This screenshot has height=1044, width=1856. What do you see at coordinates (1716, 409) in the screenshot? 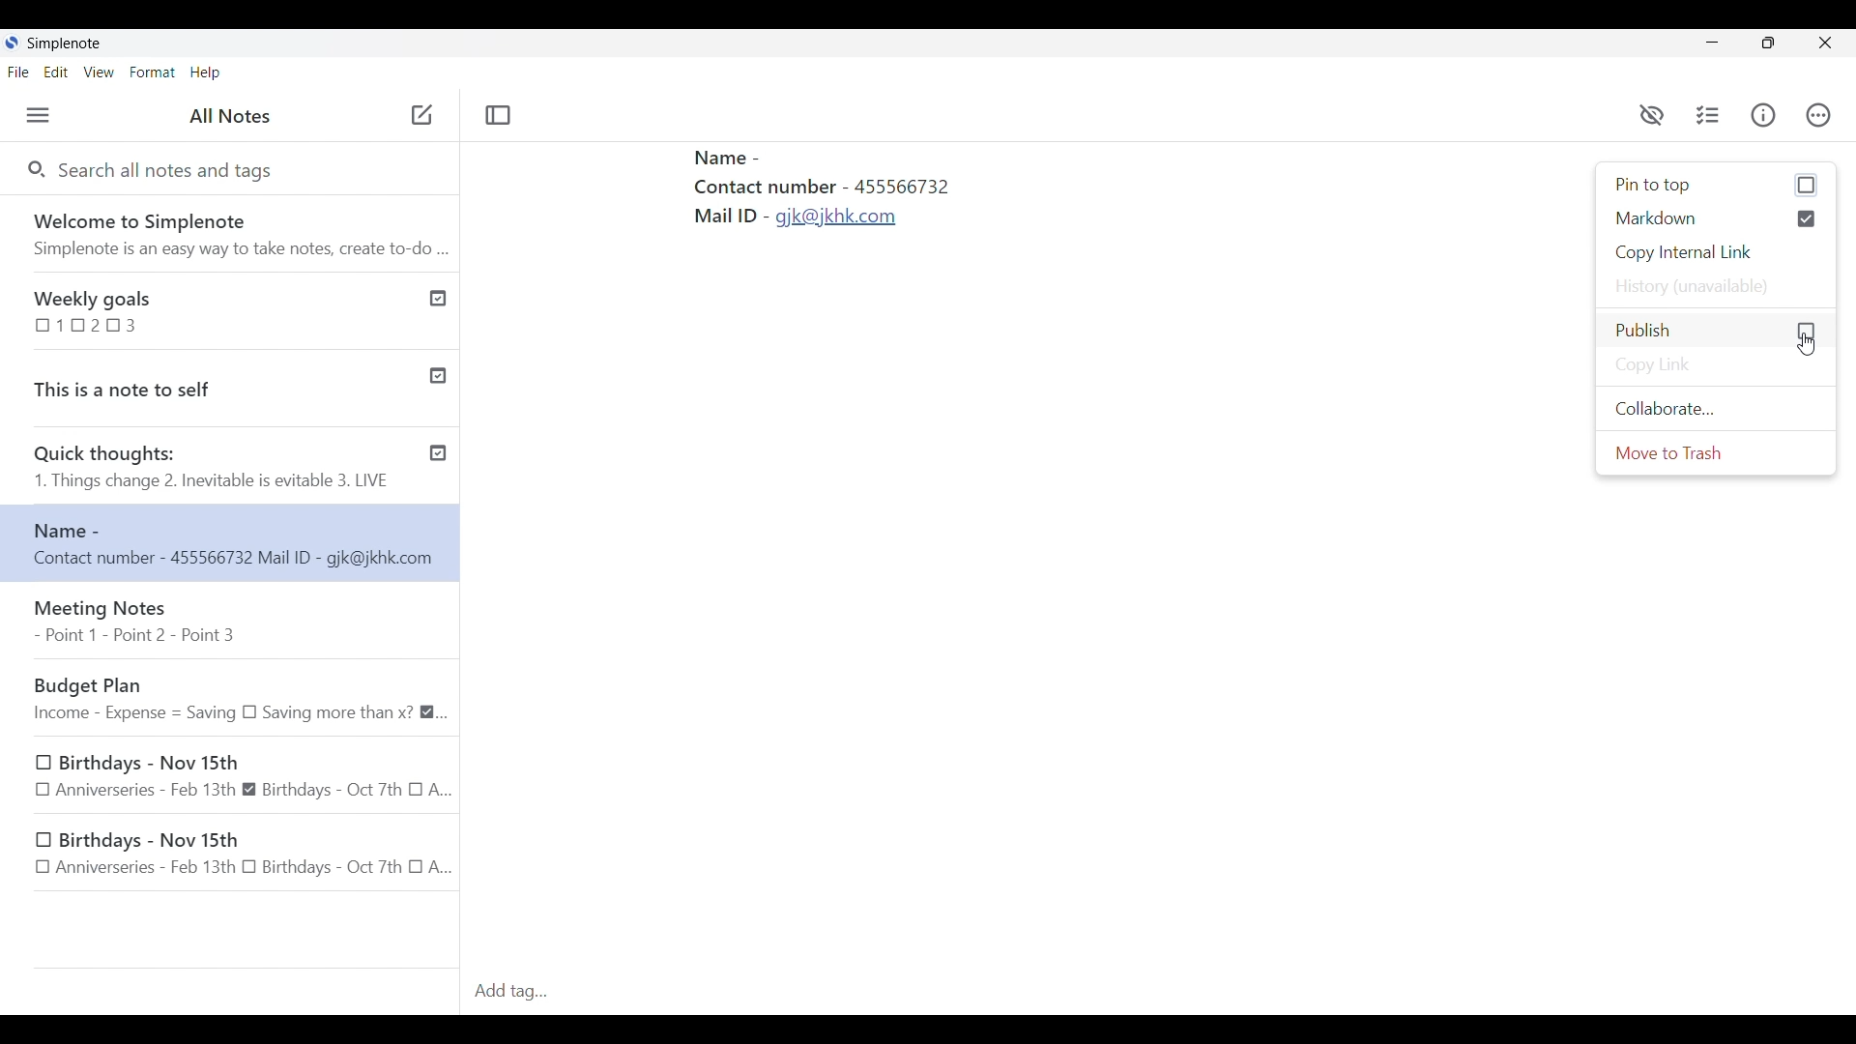
I see `Collaborate` at bounding box center [1716, 409].